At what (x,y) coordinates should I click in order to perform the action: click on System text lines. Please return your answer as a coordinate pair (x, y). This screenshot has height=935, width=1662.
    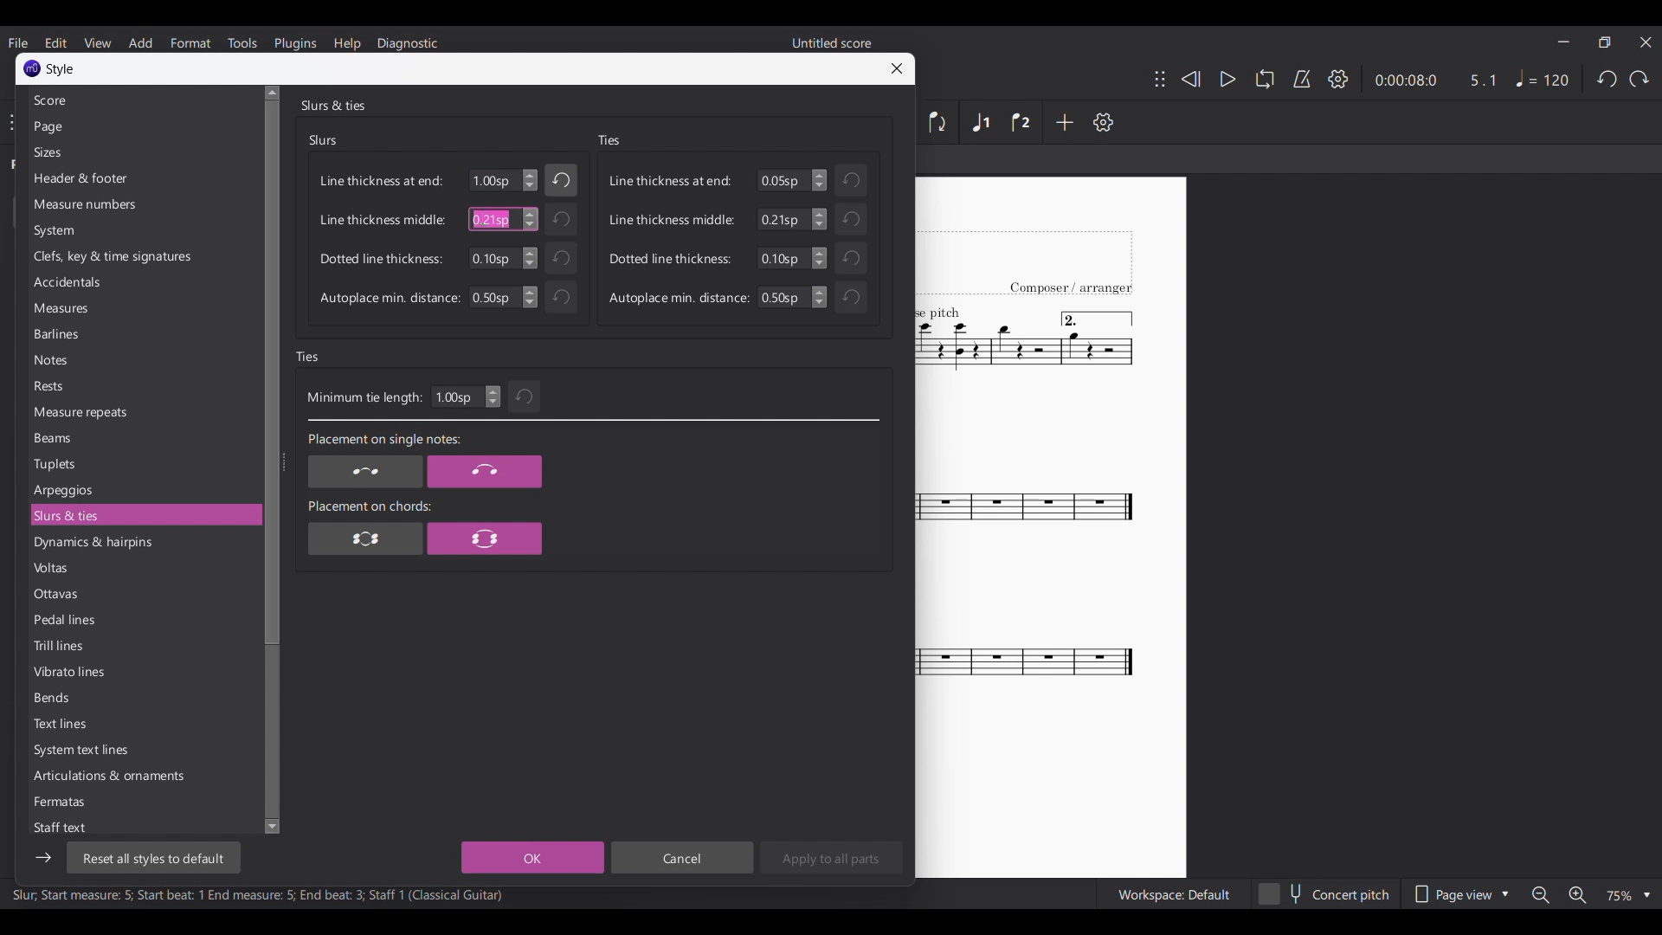
    Looking at the image, I should click on (143, 751).